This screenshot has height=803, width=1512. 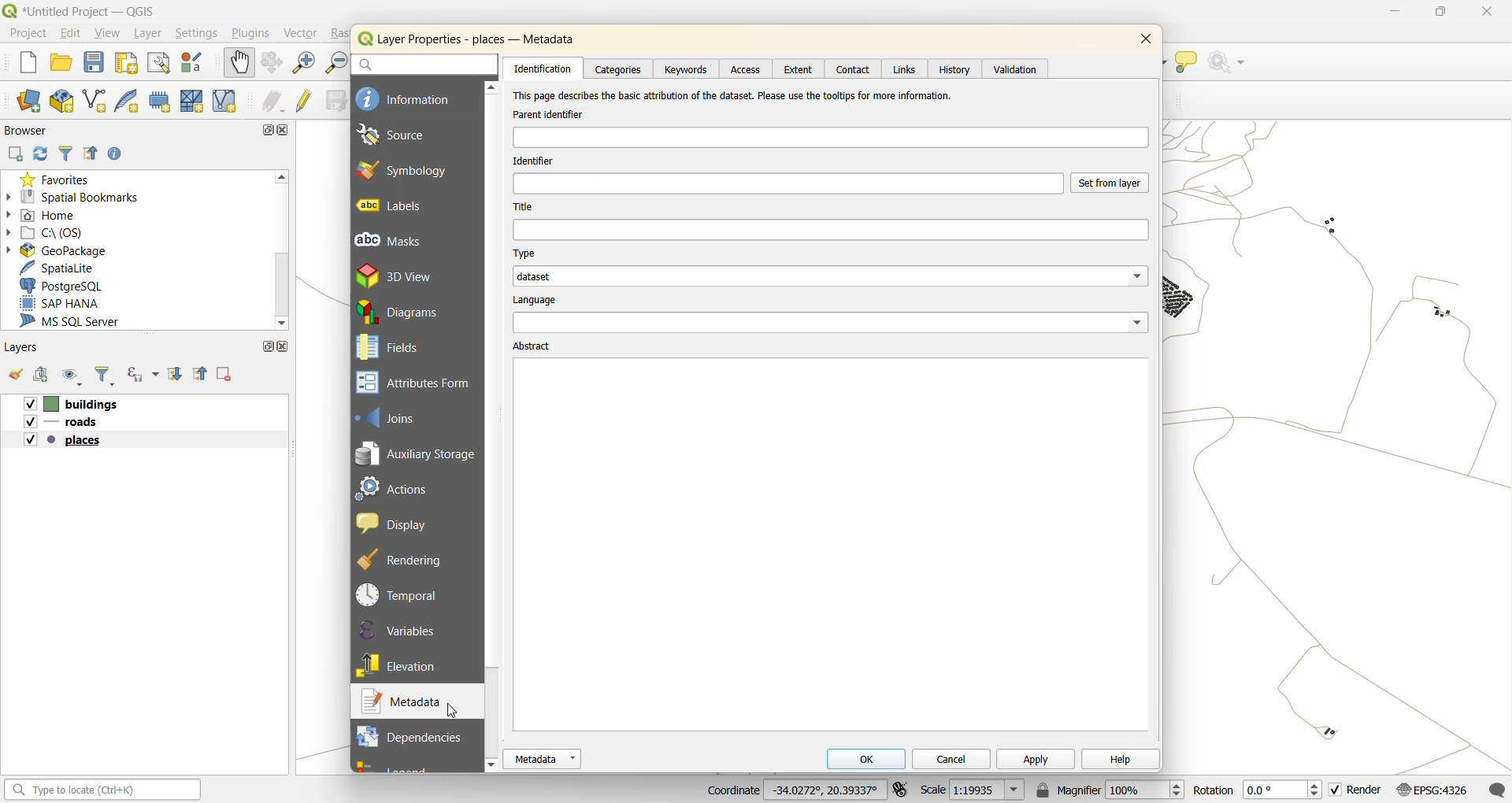 I want to click on close, so click(x=286, y=131).